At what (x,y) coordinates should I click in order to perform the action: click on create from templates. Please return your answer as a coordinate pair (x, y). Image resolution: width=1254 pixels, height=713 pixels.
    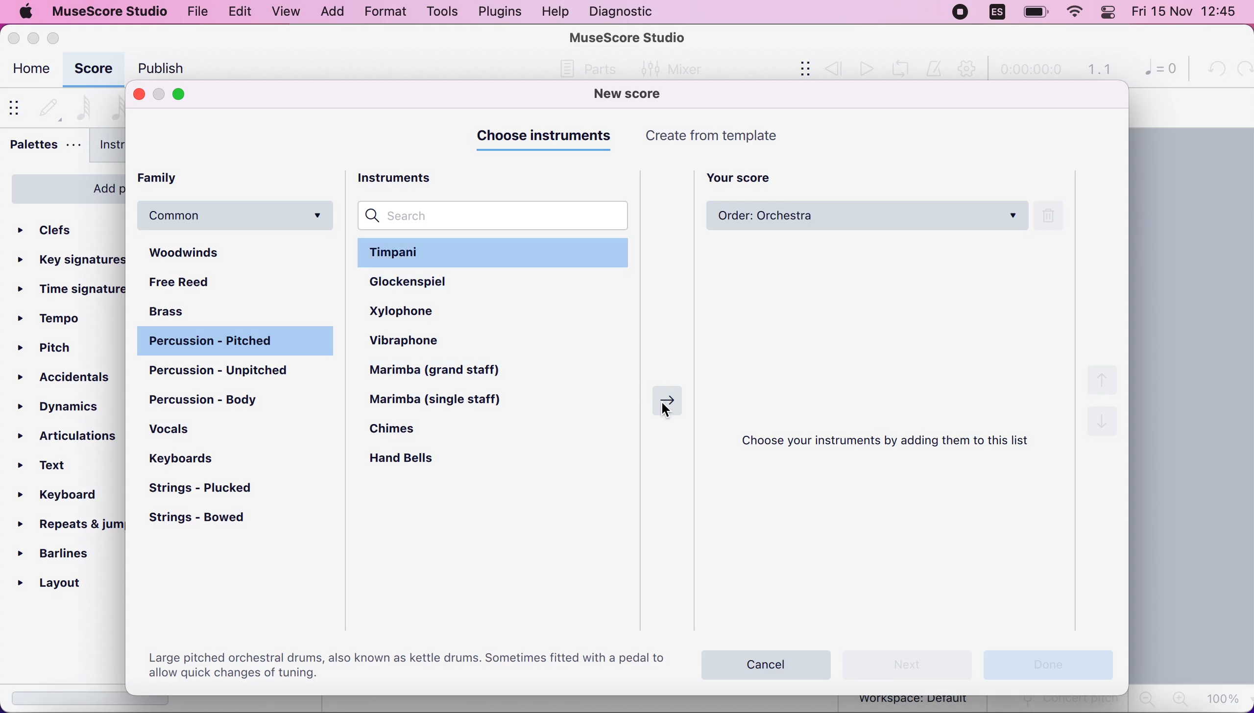
    Looking at the image, I should click on (734, 136).